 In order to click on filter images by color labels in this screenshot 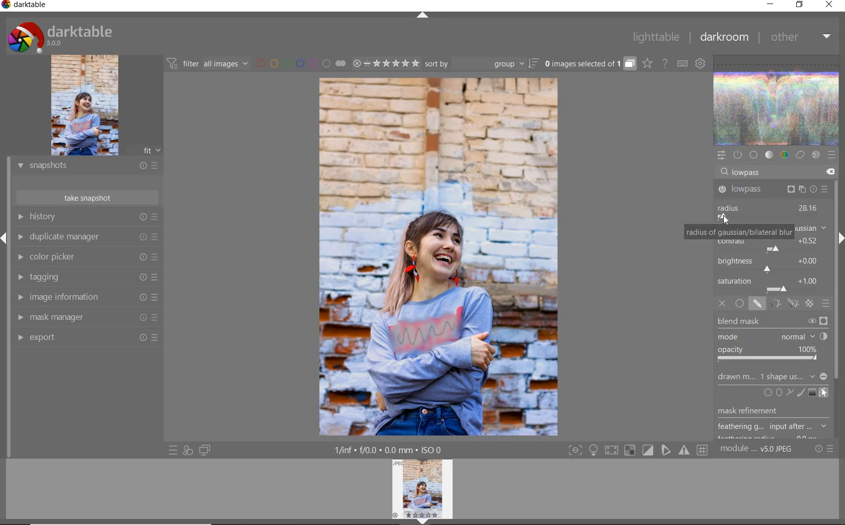, I will do `click(301, 64)`.